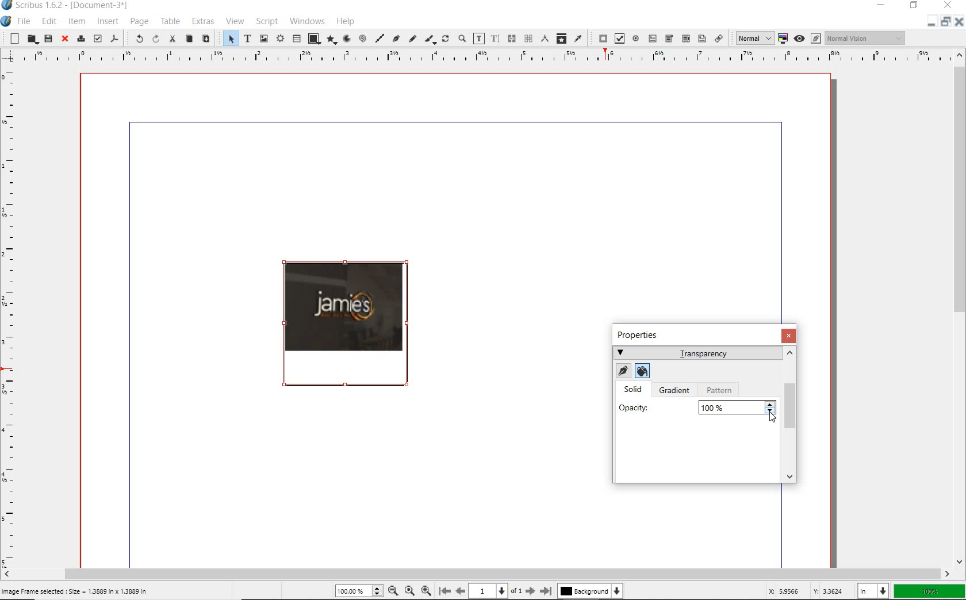 This screenshot has width=966, height=600. What do you see at coordinates (411, 38) in the screenshot?
I see `freehand line` at bounding box center [411, 38].